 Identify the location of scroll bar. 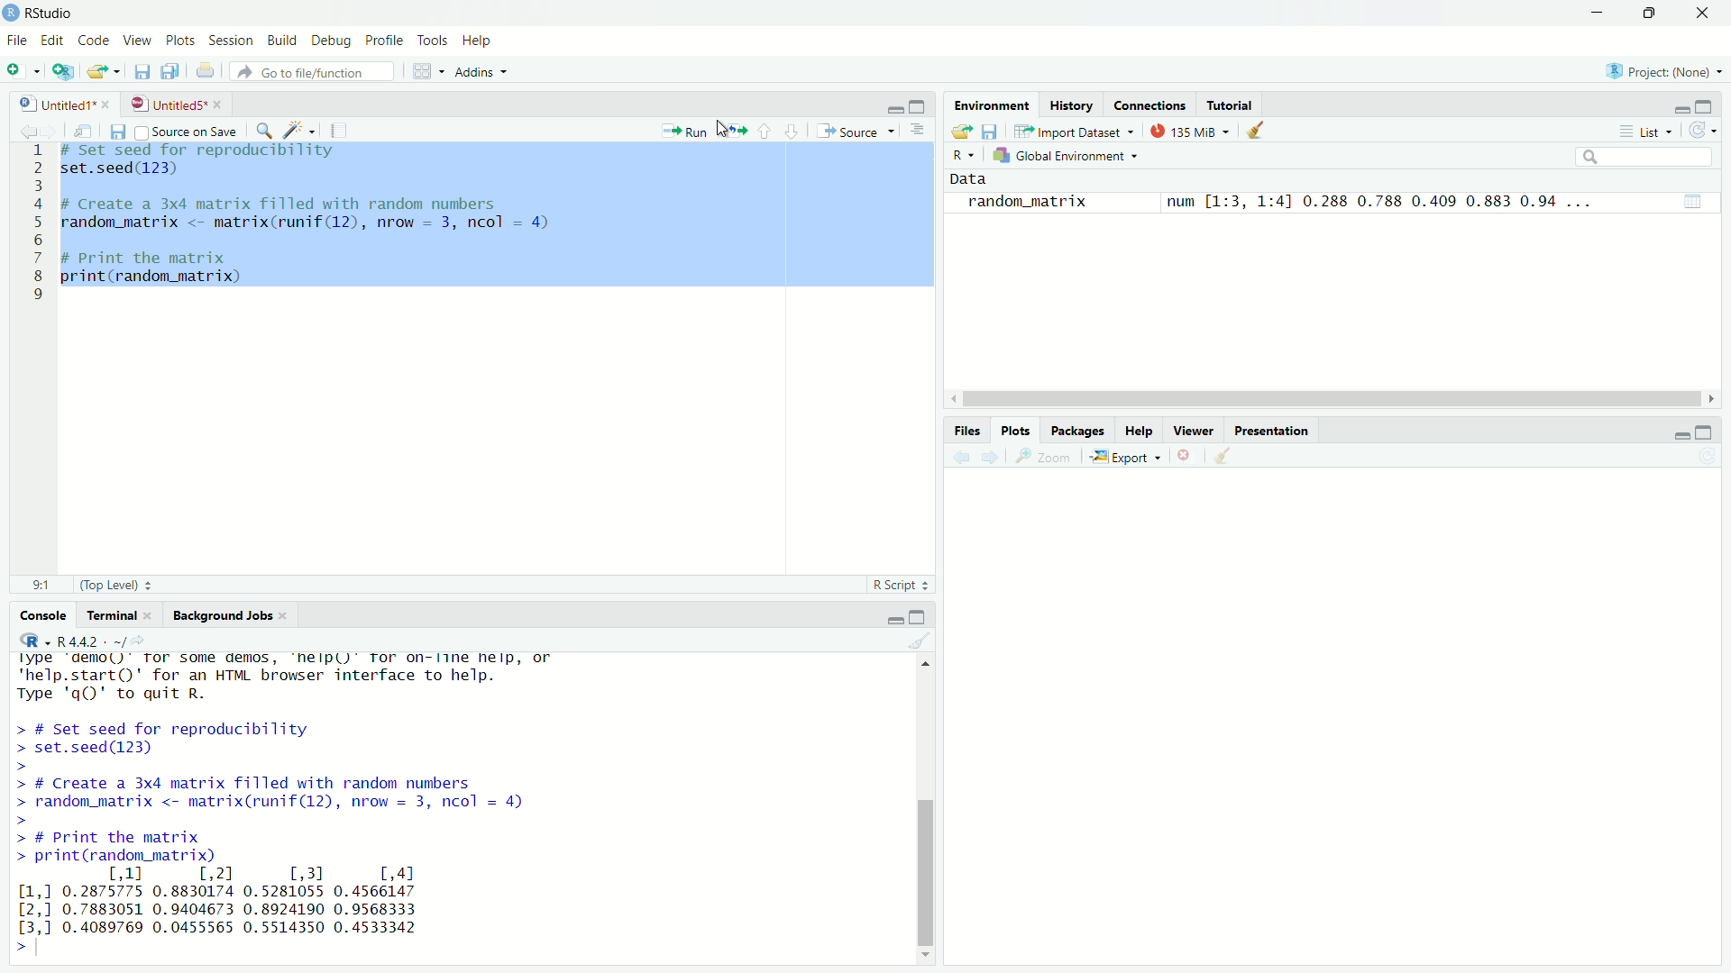
(923, 807).